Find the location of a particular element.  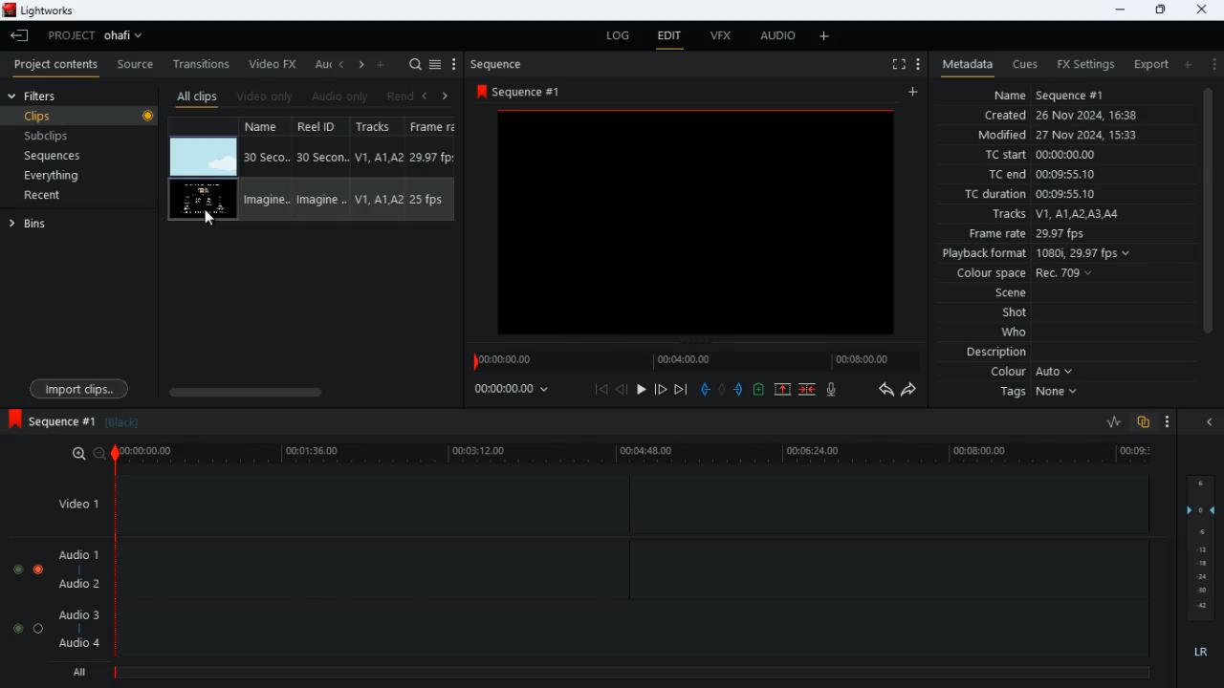

merge is located at coordinates (808, 388).